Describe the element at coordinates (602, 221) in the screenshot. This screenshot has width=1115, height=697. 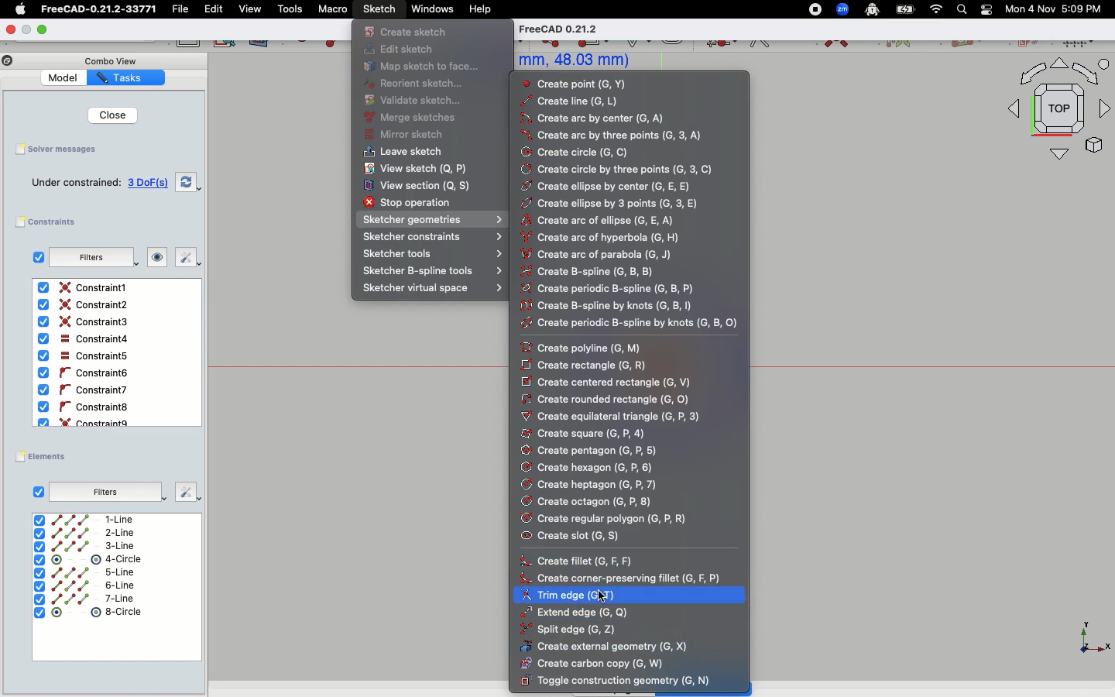
I see `Create arc of ellipse` at that location.